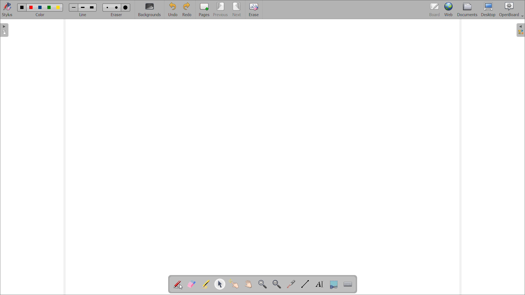 The width and height of the screenshot is (525, 295). Describe the element at coordinates (150, 9) in the screenshot. I see `backgrounds` at that location.